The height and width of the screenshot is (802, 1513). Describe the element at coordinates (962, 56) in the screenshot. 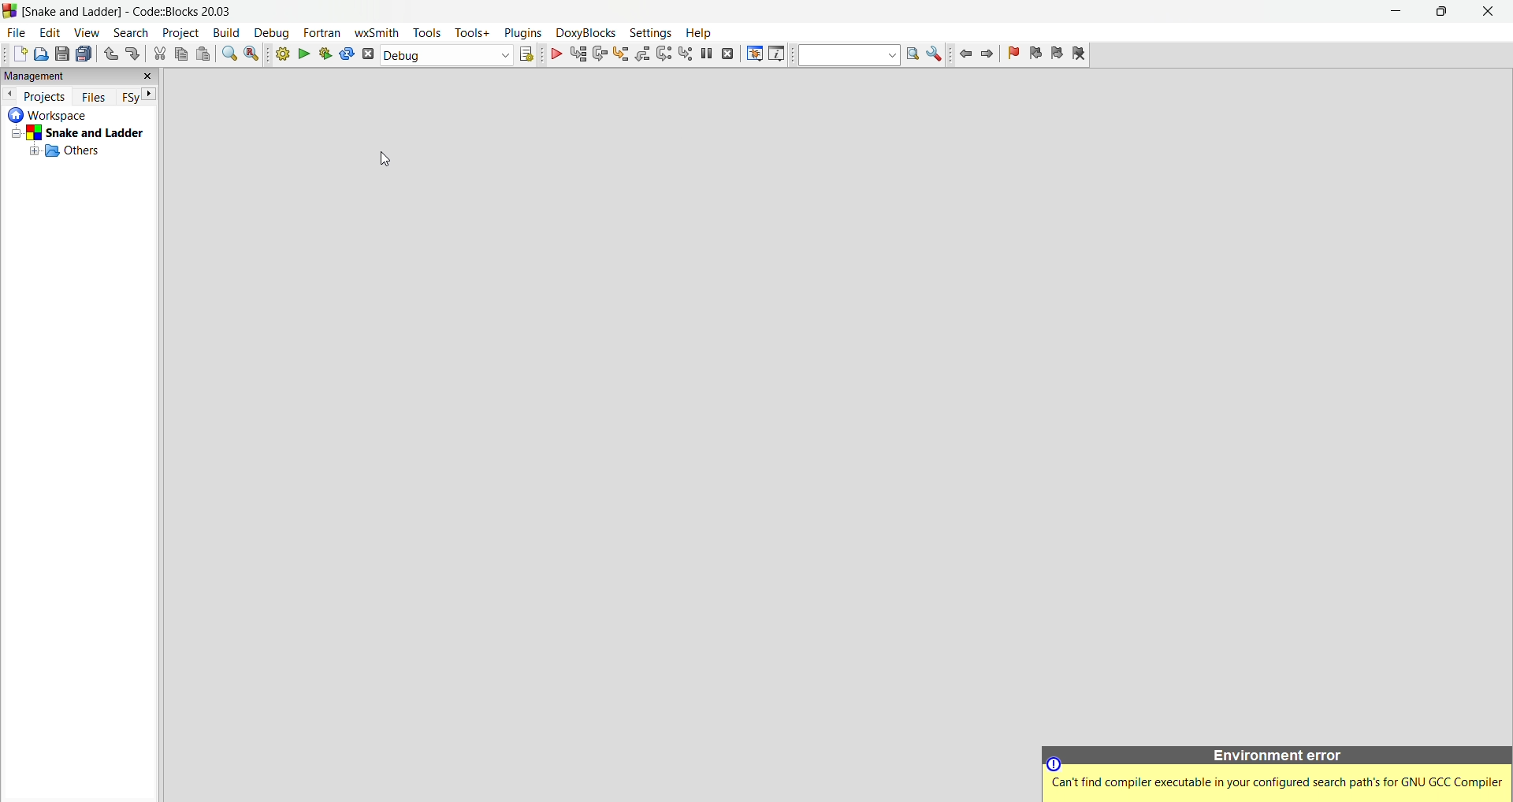

I see `jump back ` at that location.